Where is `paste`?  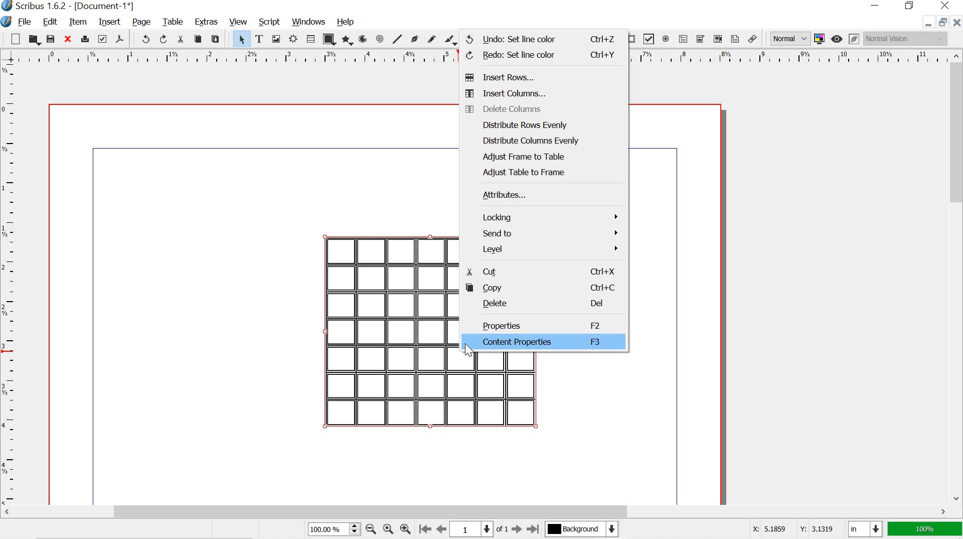
paste is located at coordinates (219, 40).